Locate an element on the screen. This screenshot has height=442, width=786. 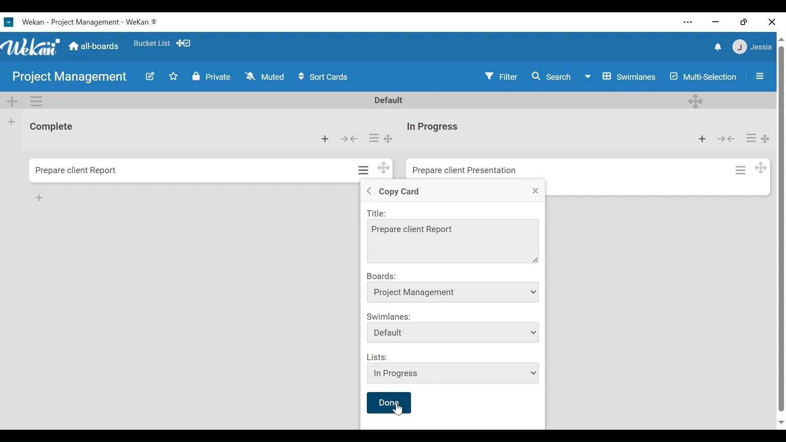
Collapse is located at coordinates (730, 139).